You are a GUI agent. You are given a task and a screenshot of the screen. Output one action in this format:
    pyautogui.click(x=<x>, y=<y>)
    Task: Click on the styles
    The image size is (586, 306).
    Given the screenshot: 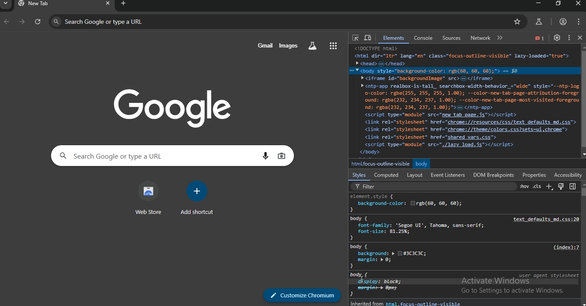 What is the action you would take?
    pyautogui.click(x=360, y=175)
    